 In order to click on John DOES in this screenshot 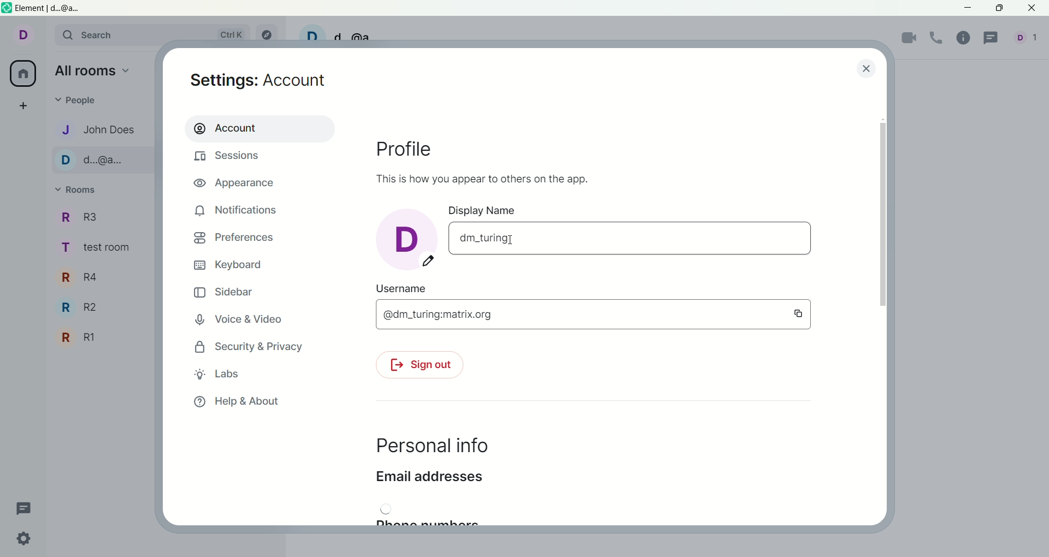, I will do `click(95, 129)`.